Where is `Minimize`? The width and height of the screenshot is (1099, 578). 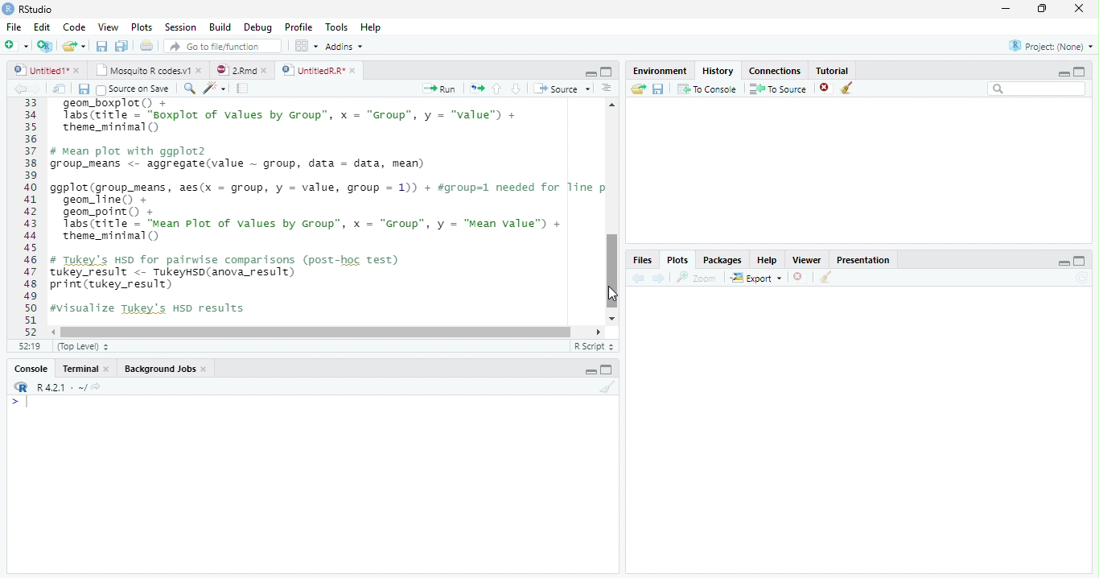 Minimize is located at coordinates (1061, 73).